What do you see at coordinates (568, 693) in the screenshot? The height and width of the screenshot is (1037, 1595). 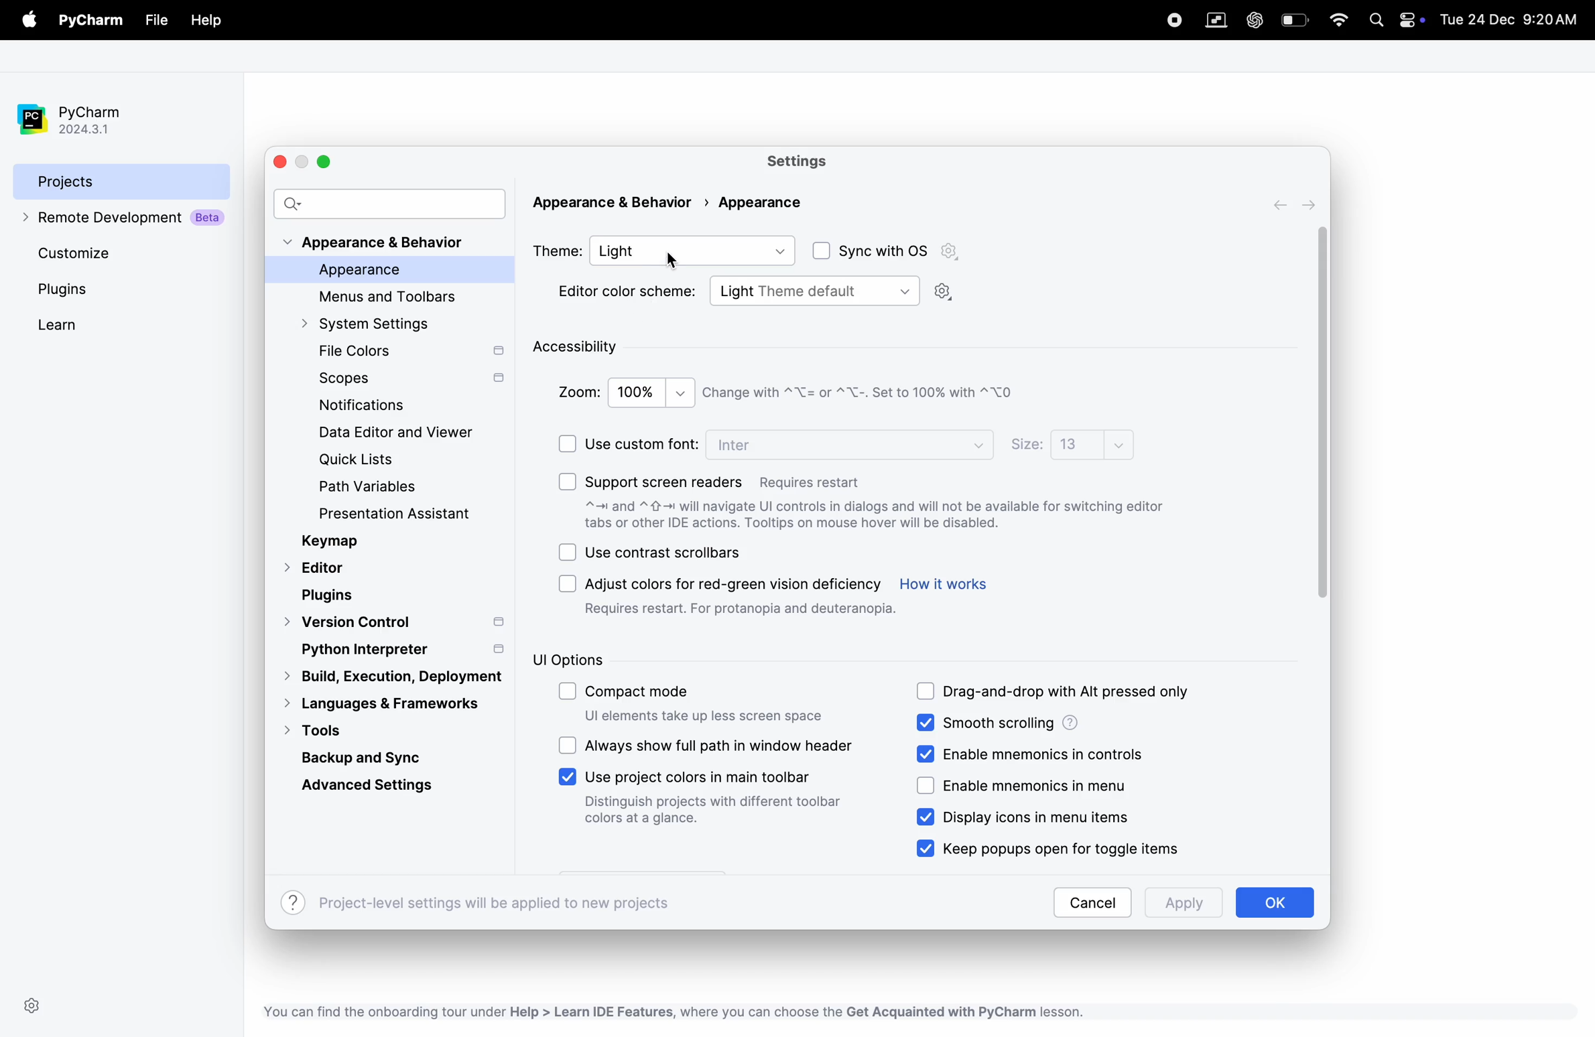 I see `check box` at bounding box center [568, 693].